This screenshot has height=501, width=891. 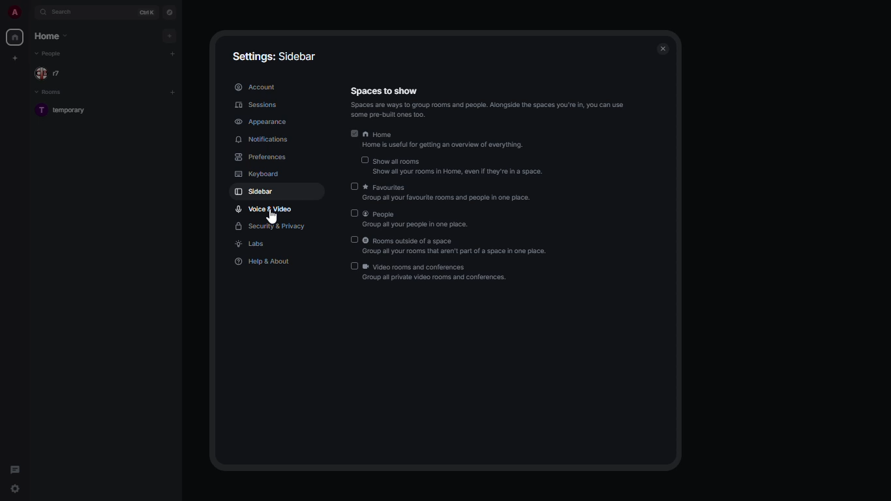 I want to click on sessions, so click(x=258, y=105).